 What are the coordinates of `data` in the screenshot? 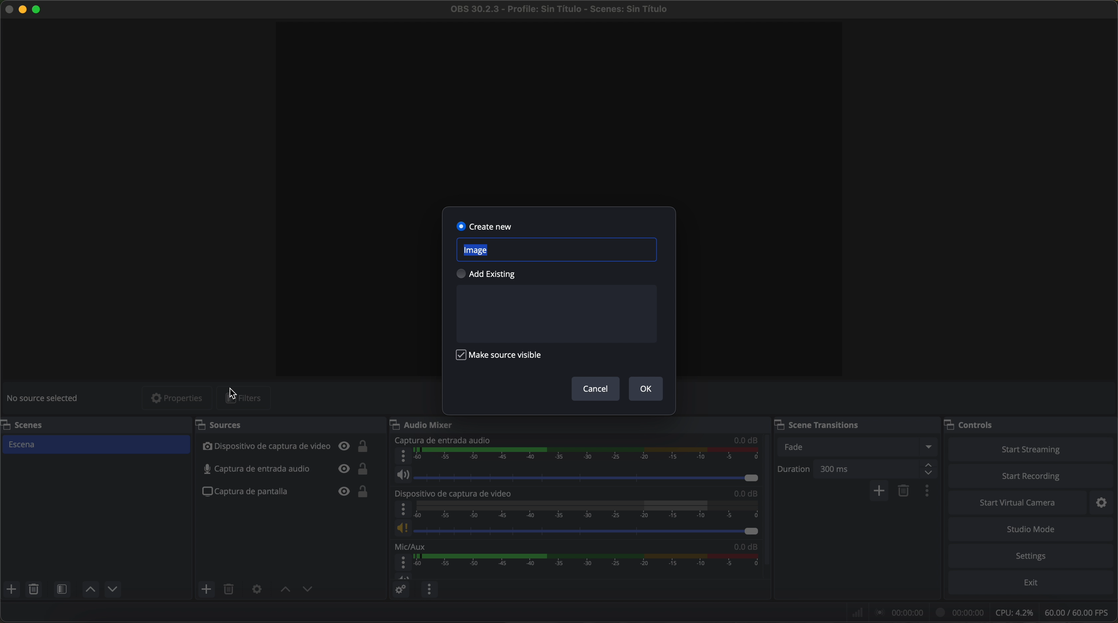 It's located at (982, 612).